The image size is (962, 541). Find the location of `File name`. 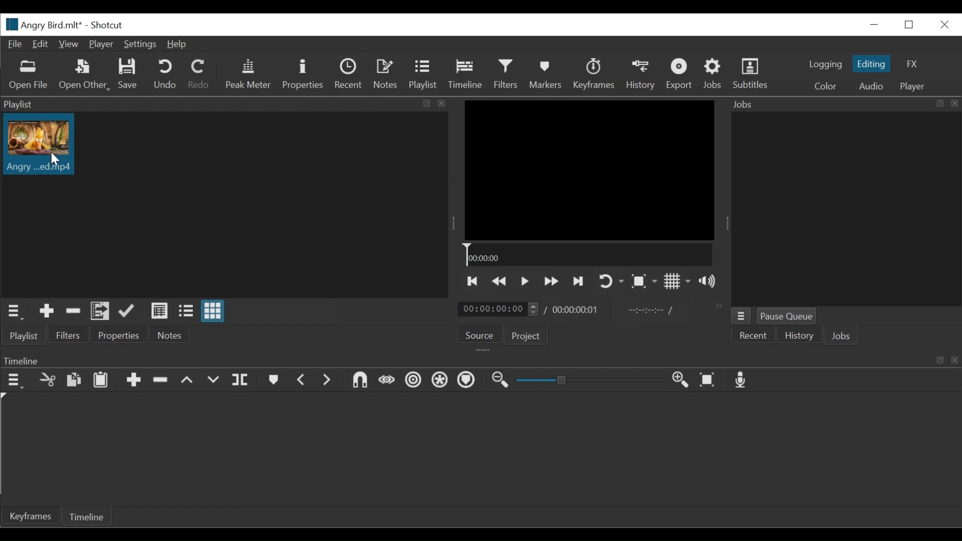

File name is located at coordinates (41, 25).